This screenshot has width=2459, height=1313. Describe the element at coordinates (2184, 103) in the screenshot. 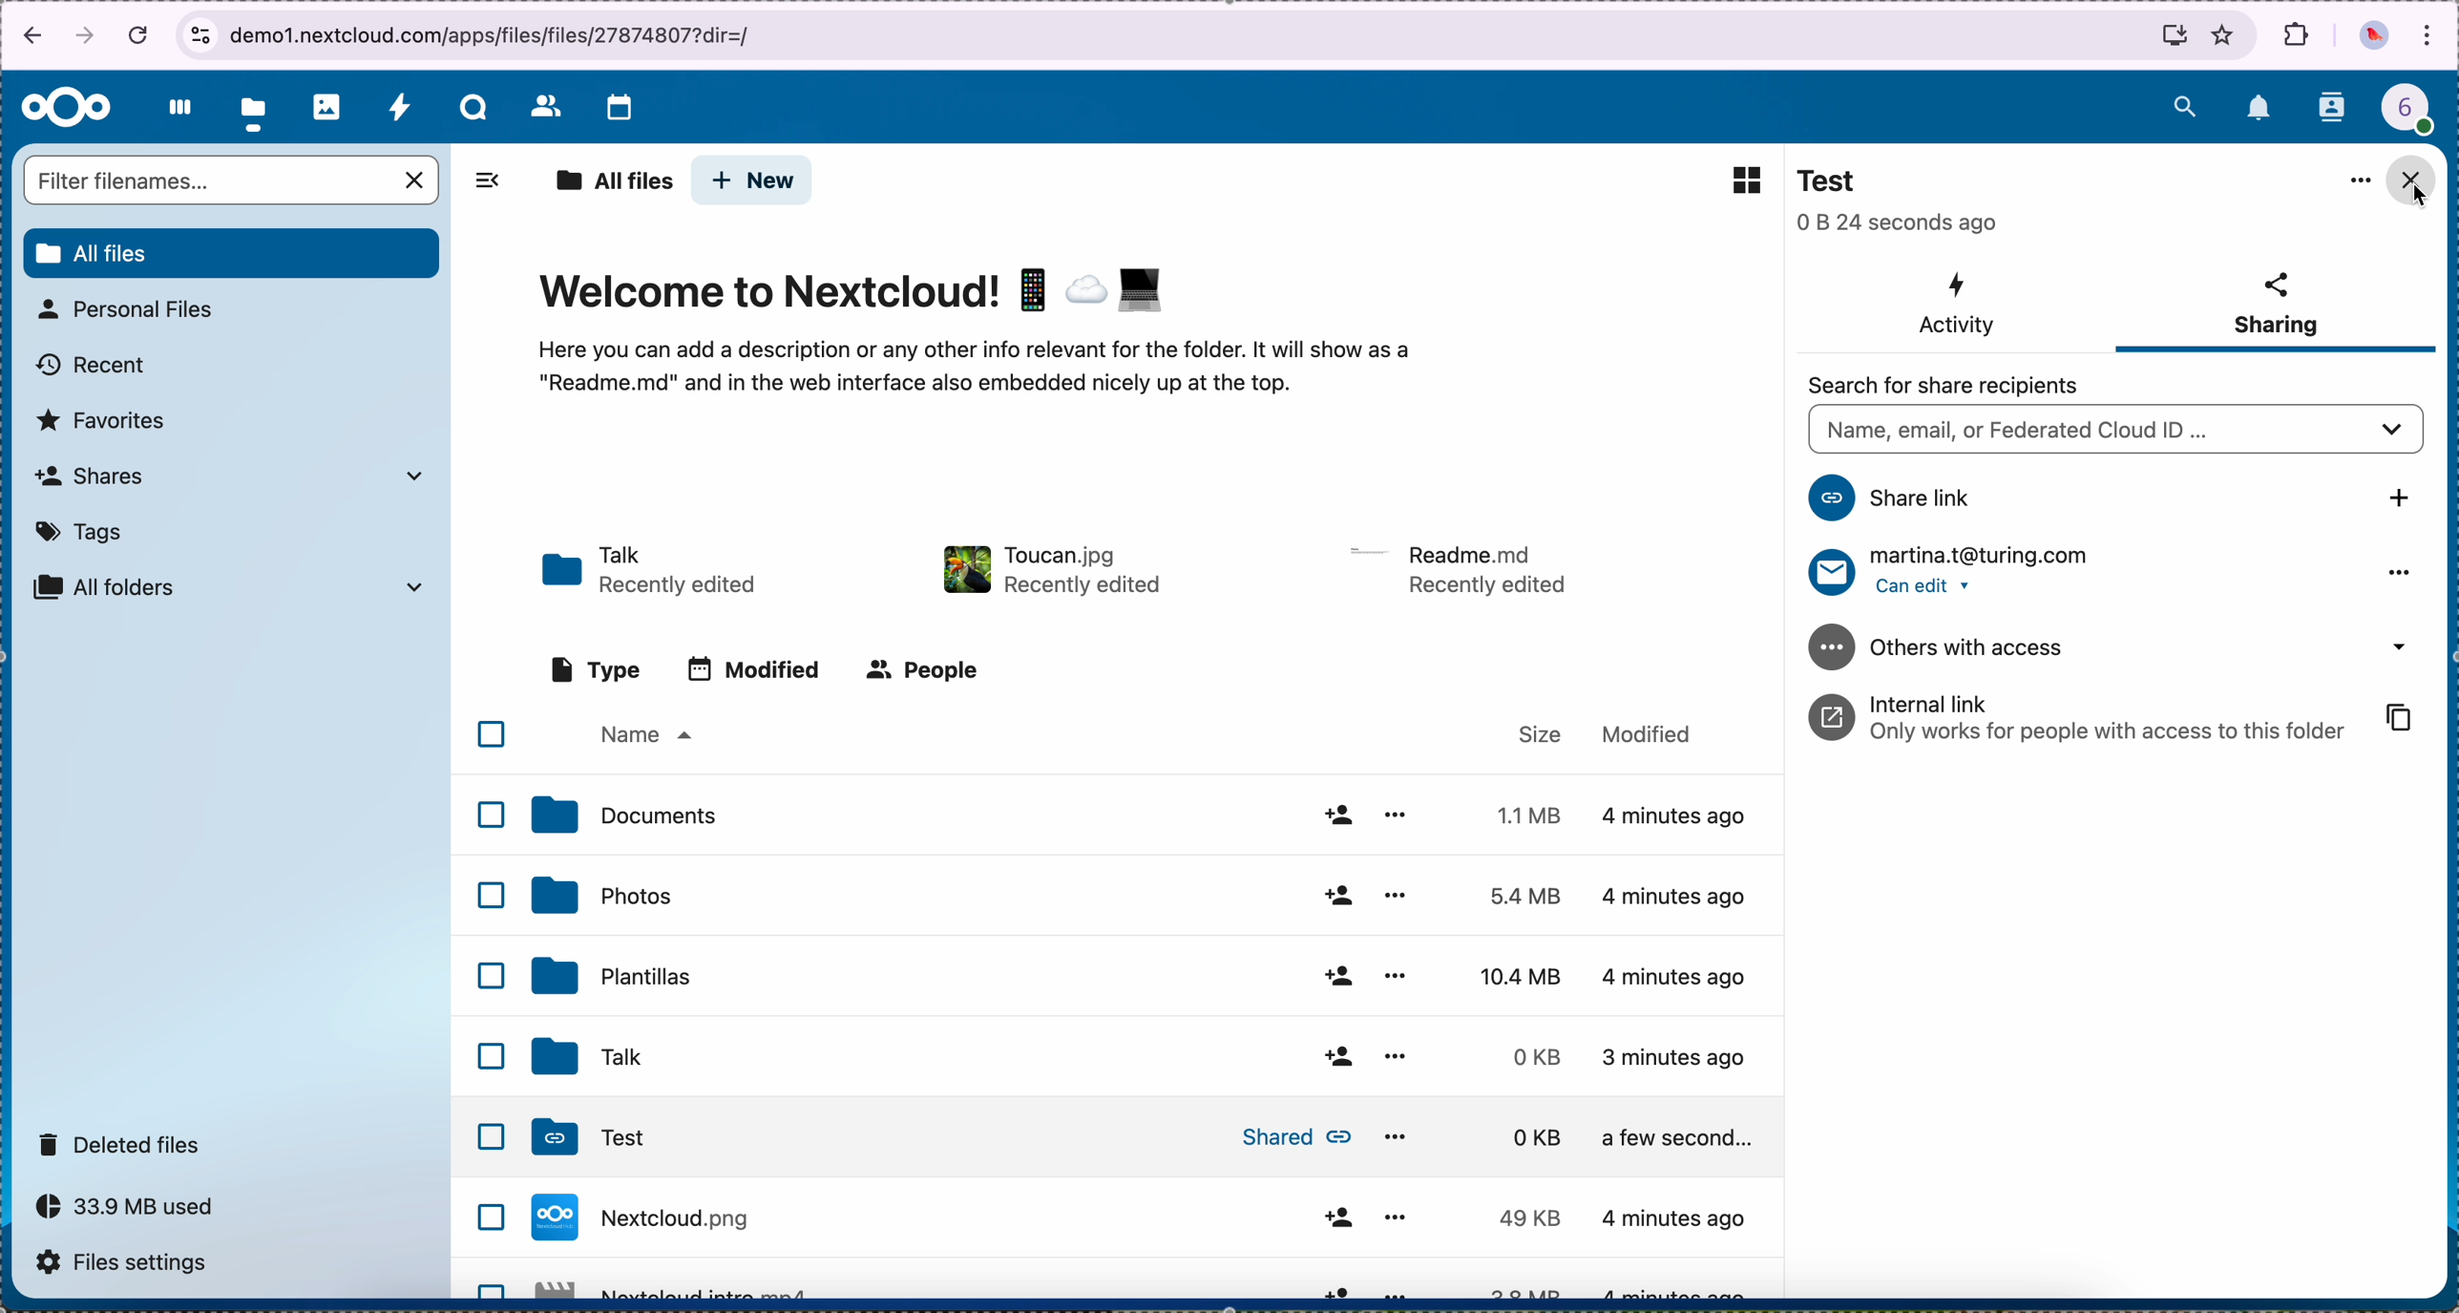

I see `search` at that location.